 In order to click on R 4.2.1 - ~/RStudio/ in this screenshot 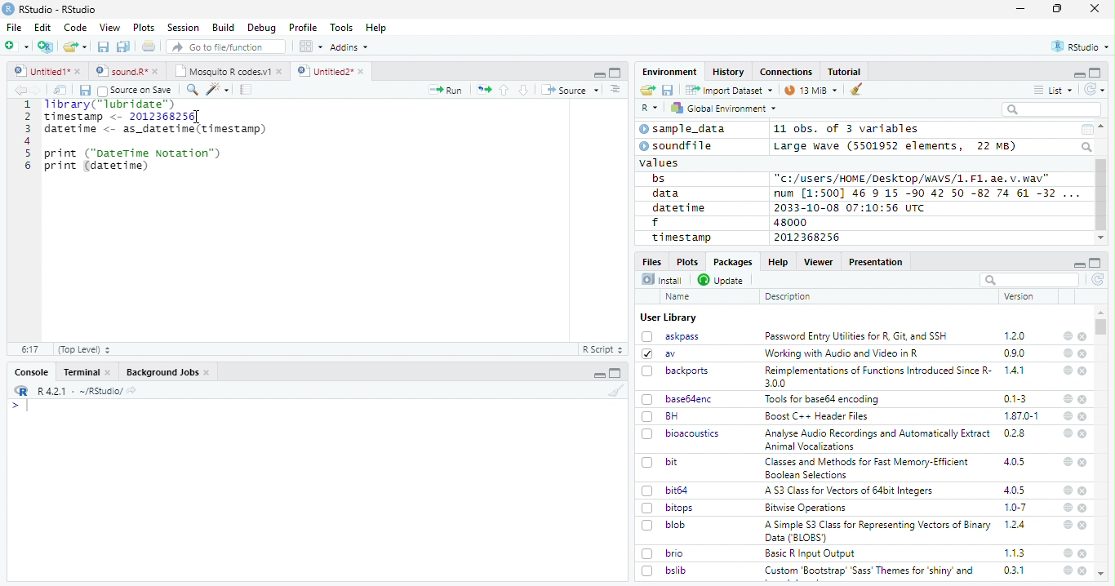, I will do `click(78, 391)`.